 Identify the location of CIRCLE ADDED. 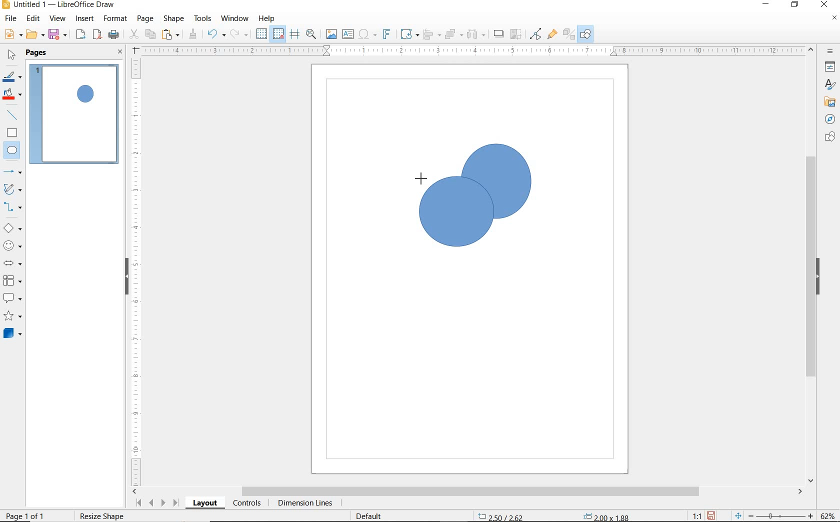
(86, 95).